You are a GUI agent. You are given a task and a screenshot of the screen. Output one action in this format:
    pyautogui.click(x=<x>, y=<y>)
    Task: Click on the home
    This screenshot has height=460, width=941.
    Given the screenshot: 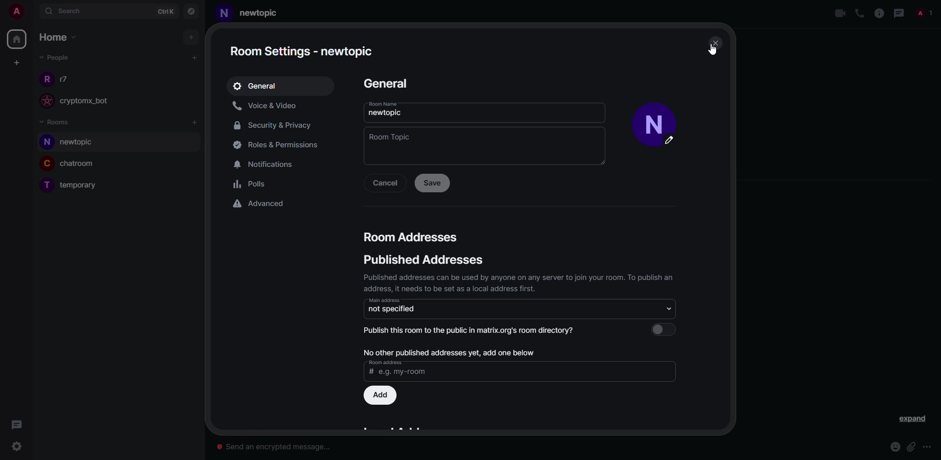 What is the action you would take?
    pyautogui.click(x=60, y=38)
    